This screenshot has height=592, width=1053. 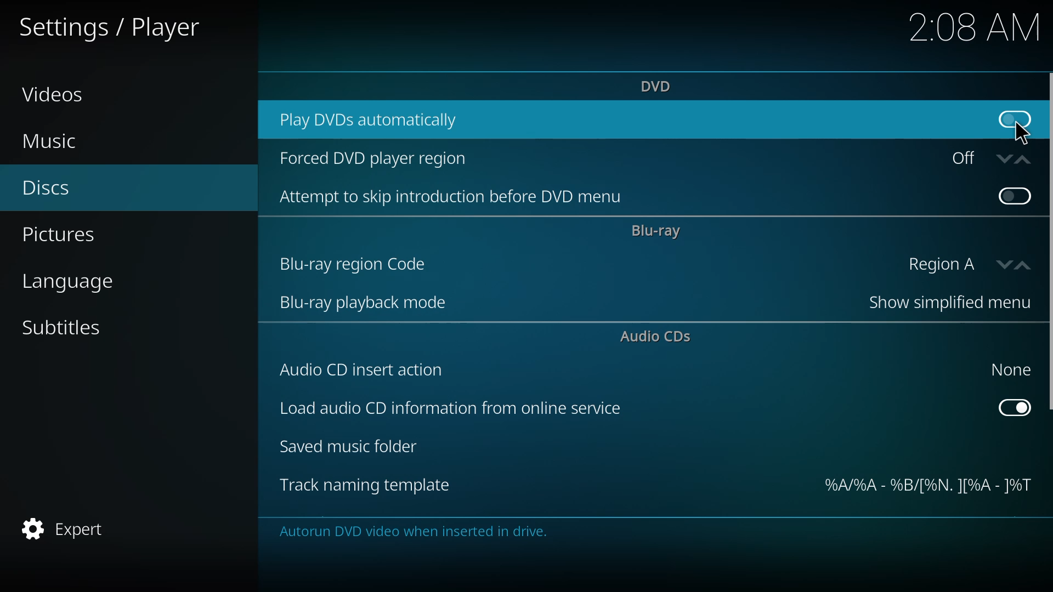 I want to click on language, so click(x=71, y=282).